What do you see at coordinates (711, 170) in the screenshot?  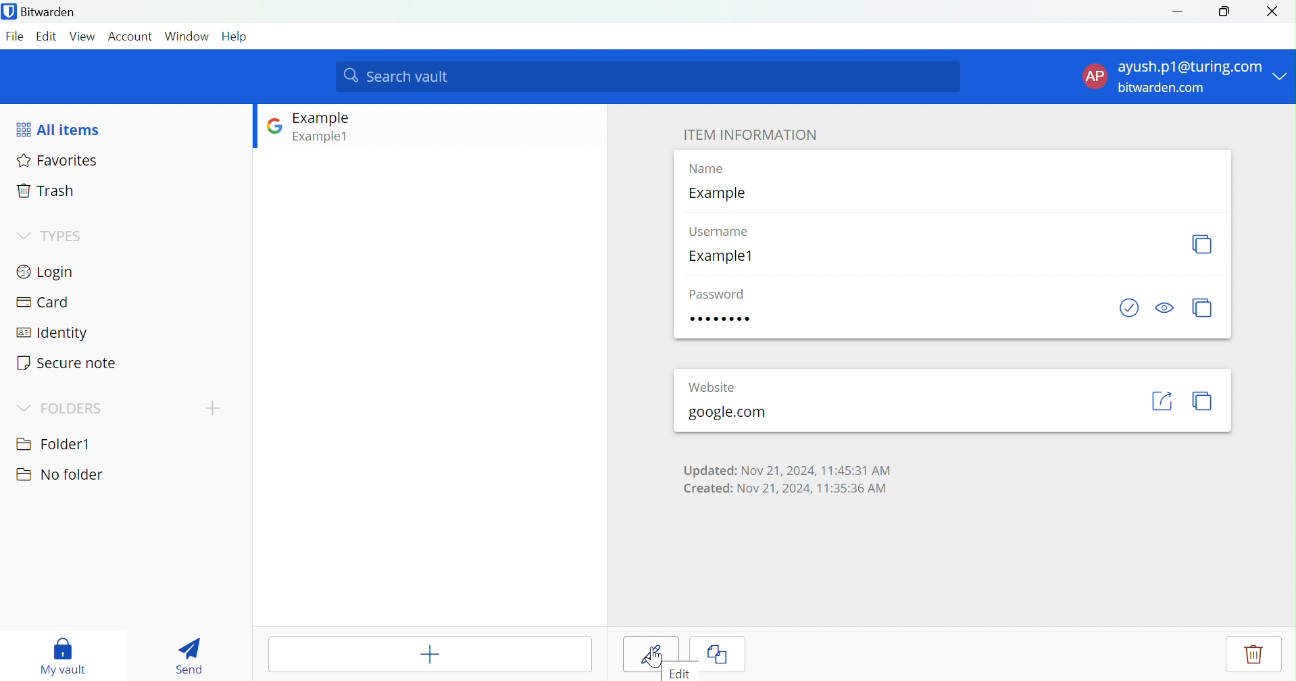 I see `Name` at bounding box center [711, 170].